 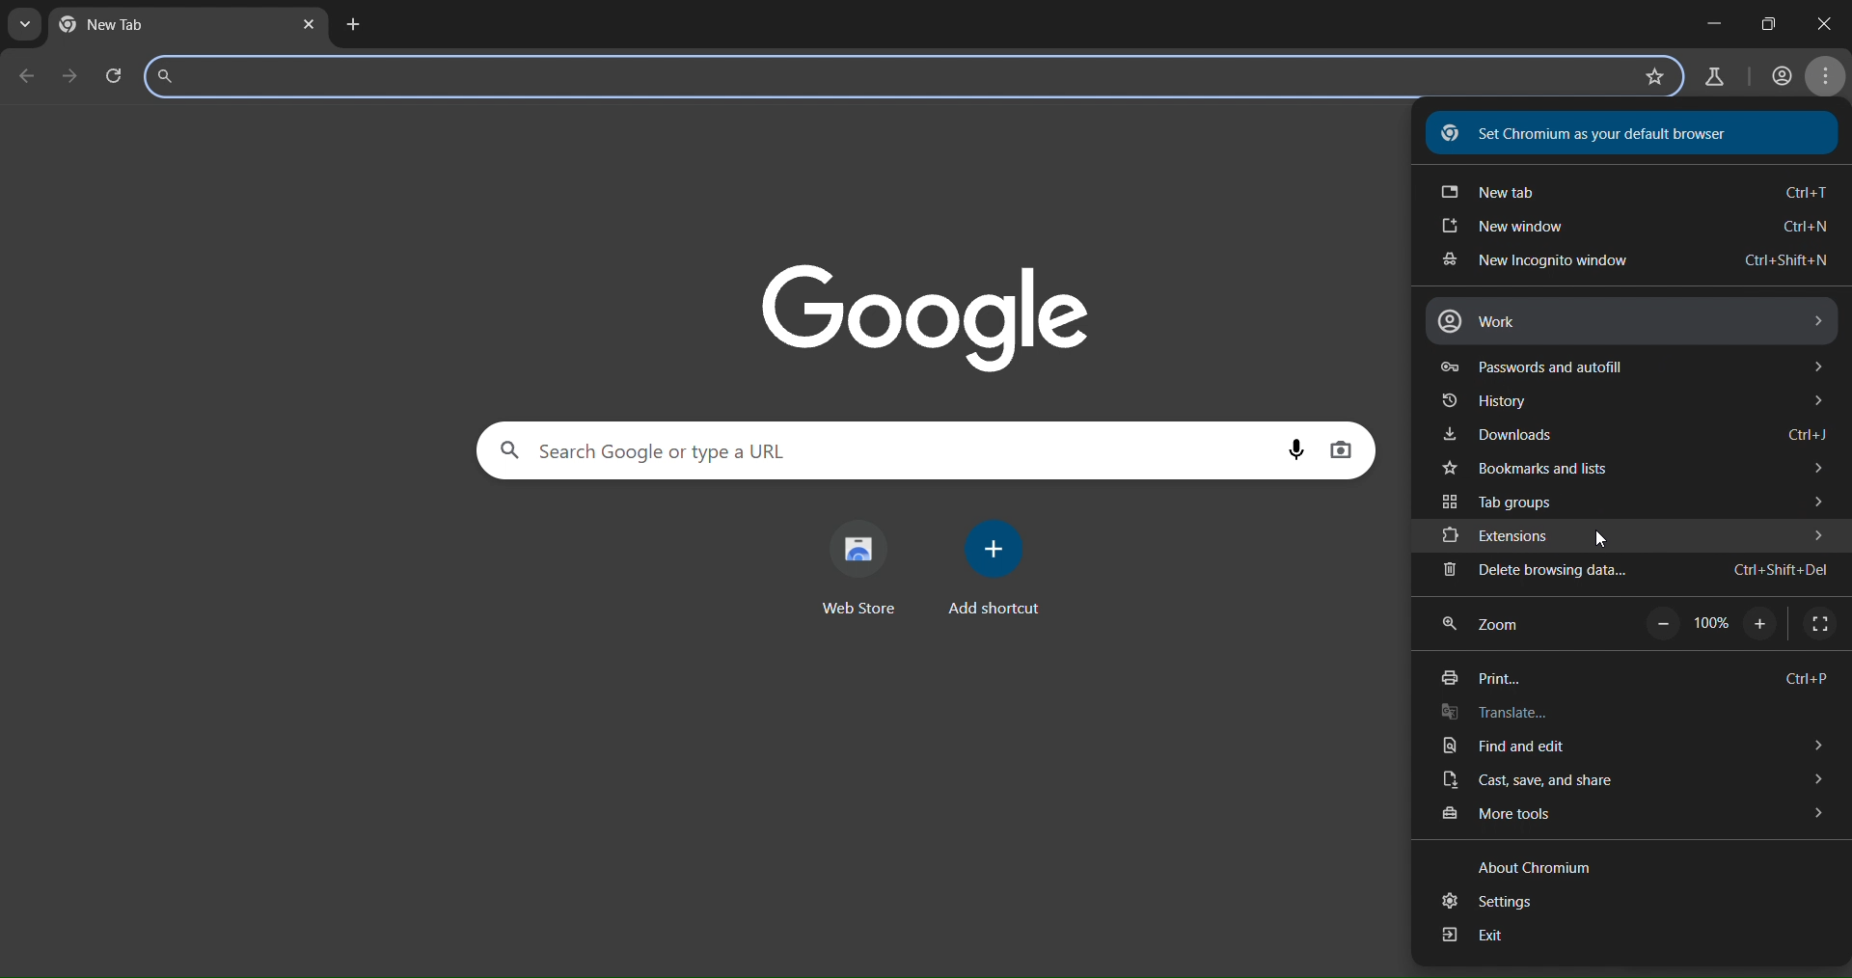 I want to click on cast, save and share, so click(x=1636, y=781).